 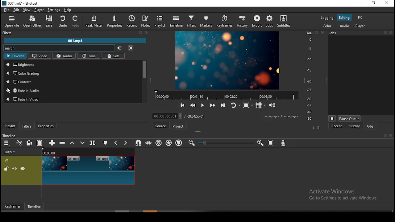 What do you see at coordinates (178, 126) in the screenshot?
I see `project` at bounding box center [178, 126].